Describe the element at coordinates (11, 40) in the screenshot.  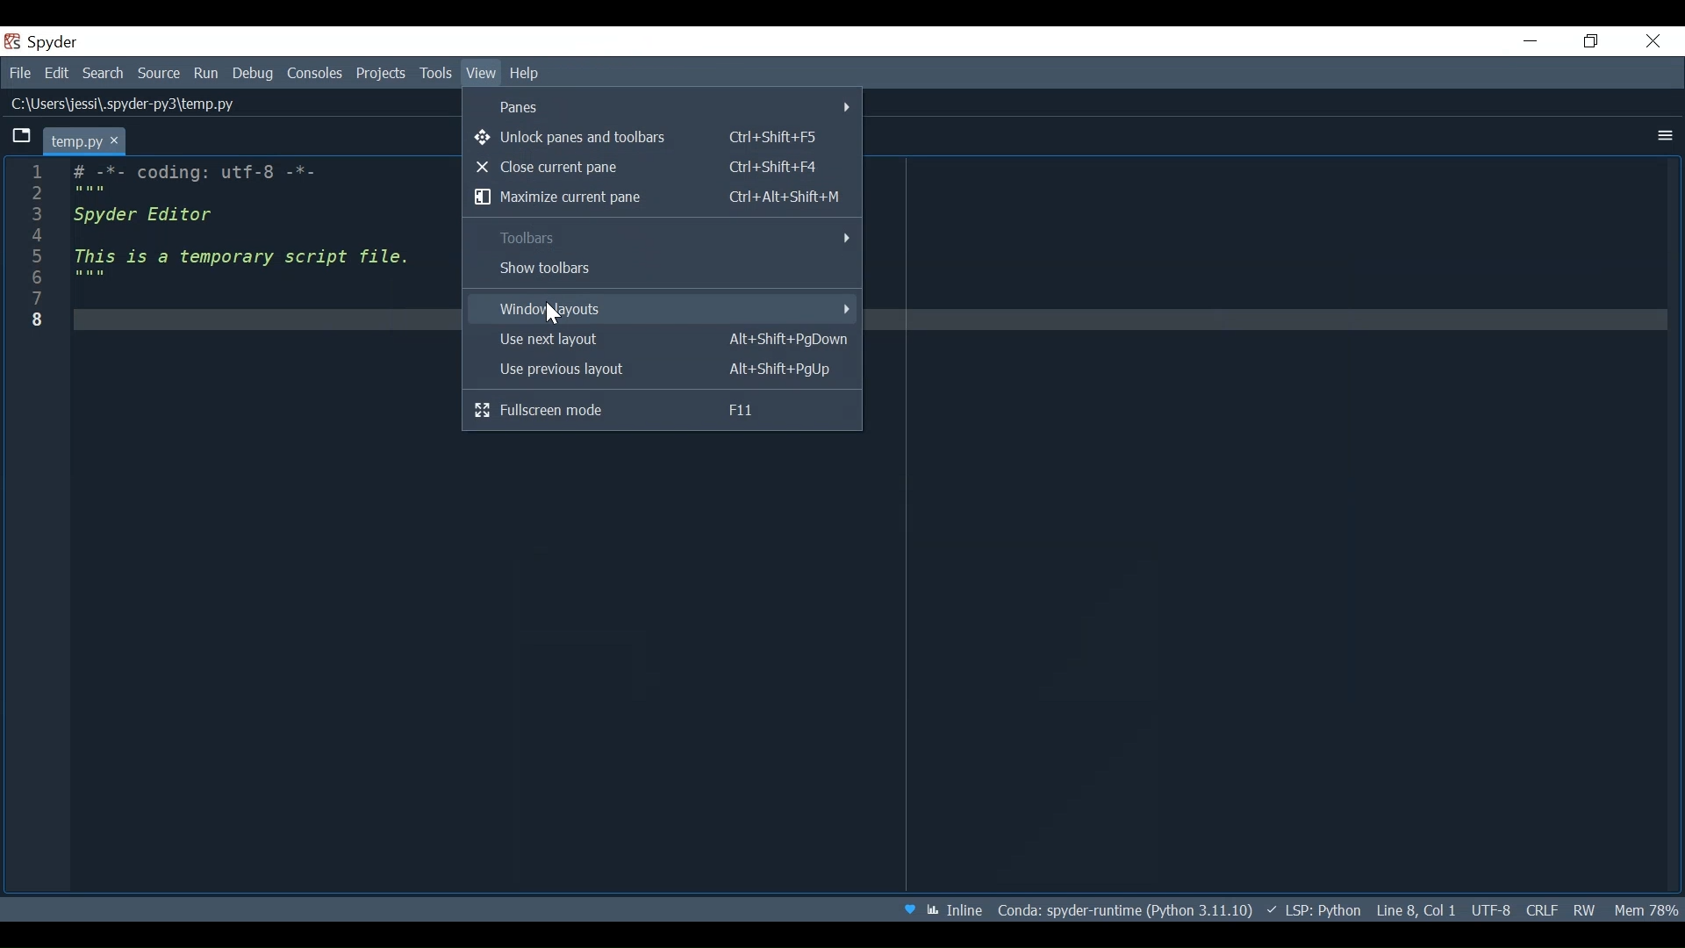
I see `Spyder Desktop Icon` at that location.